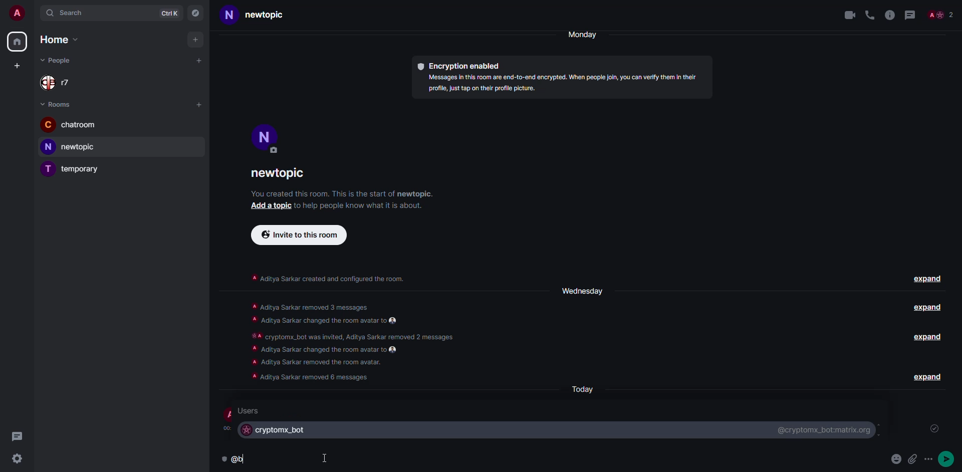 The width and height of the screenshot is (962, 472). Describe the element at coordinates (68, 14) in the screenshot. I see `search` at that location.